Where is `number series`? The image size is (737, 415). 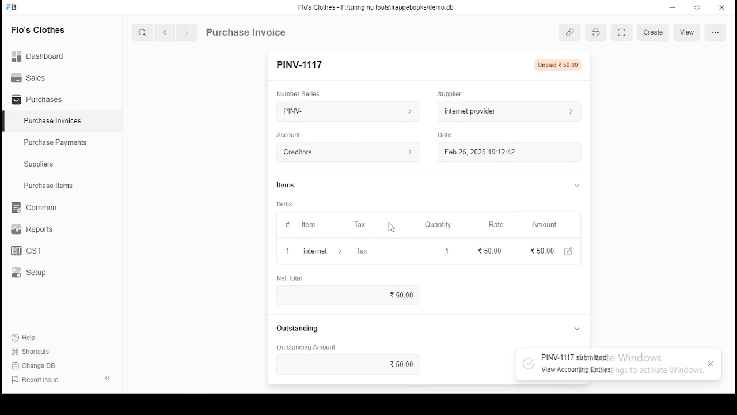 number series is located at coordinates (299, 93).